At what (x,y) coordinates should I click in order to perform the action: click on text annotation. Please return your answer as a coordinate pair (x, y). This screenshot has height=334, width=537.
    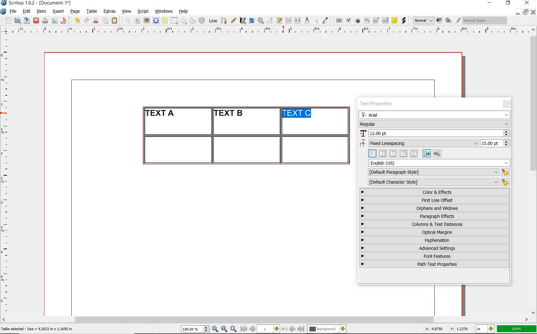
    Looking at the image, I should click on (394, 21).